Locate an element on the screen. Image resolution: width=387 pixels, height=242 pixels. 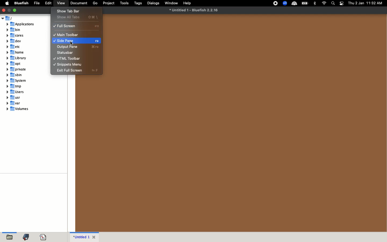
open is located at coordinates (10, 237).